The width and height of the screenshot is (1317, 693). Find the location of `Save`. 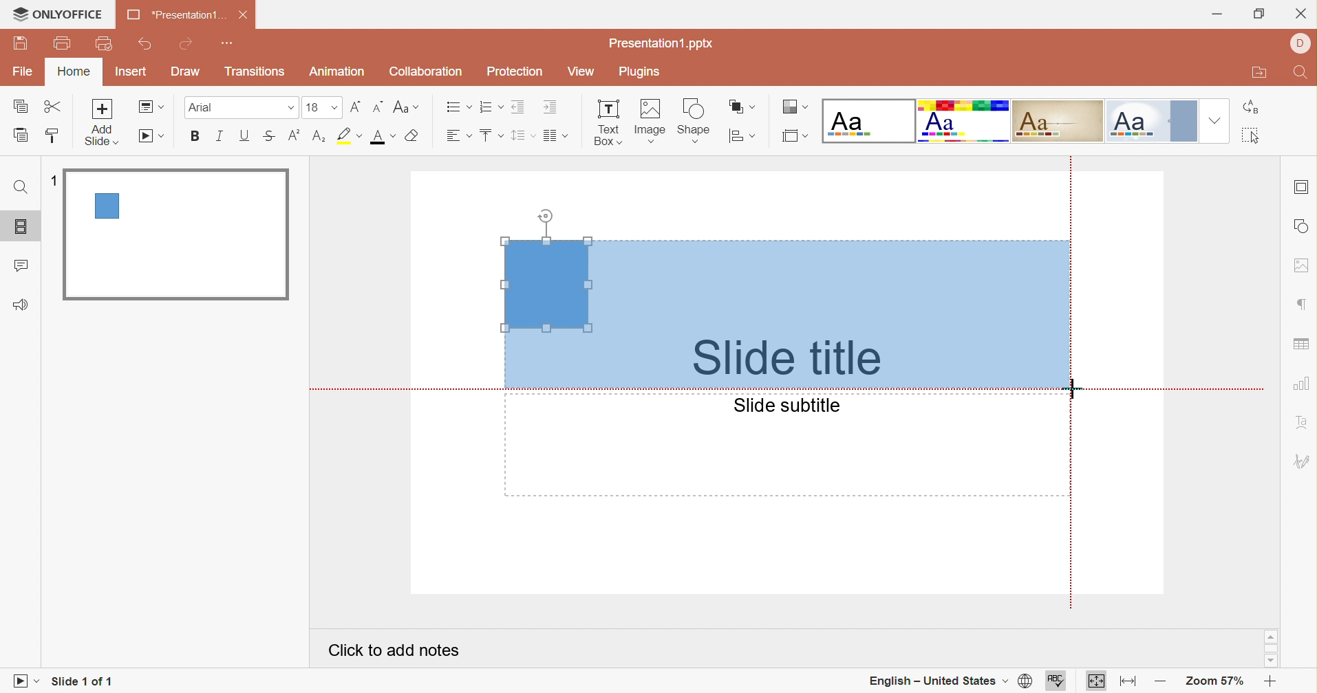

Save is located at coordinates (21, 43).